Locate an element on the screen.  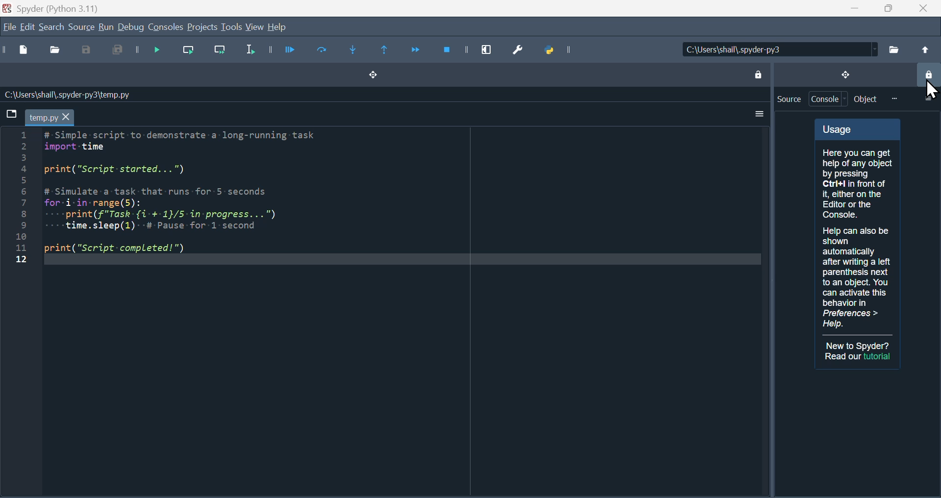
run current line and go to the next one is located at coordinates (222, 52).